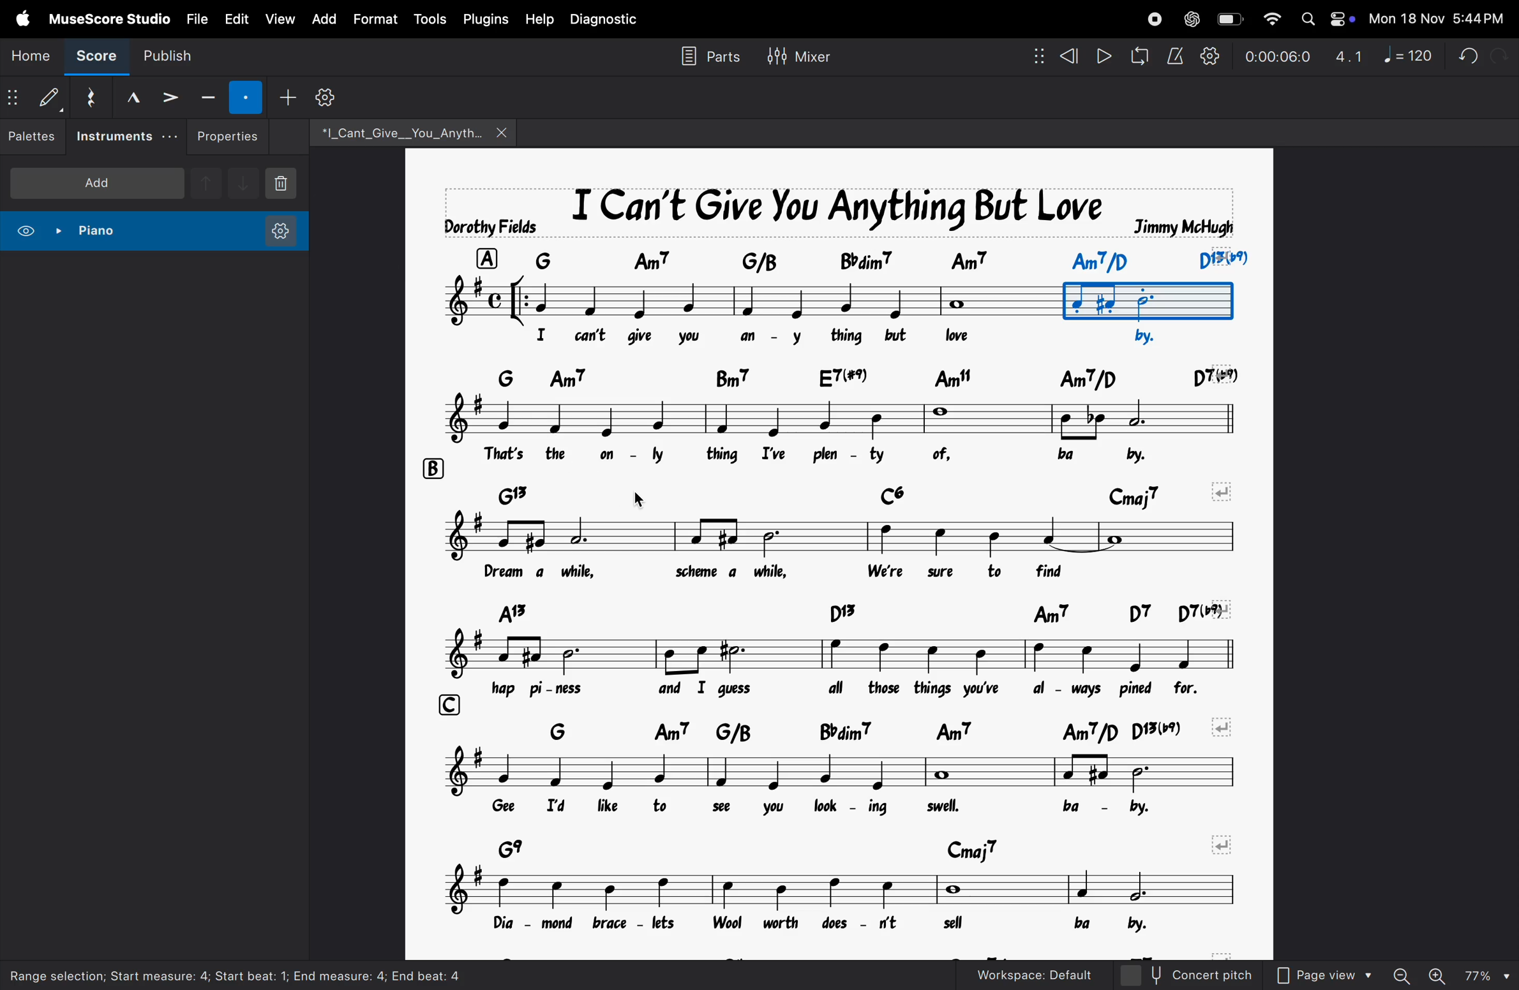 The image size is (1519, 990). I want to click on score, so click(93, 59).